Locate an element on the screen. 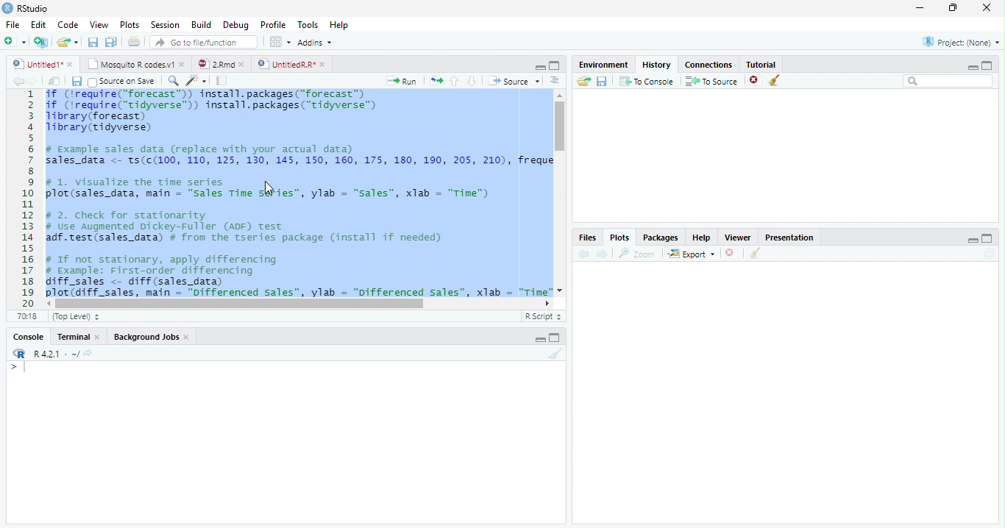 Image resolution: width=1005 pixels, height=528 pixels. Show in new window is located at coordinates (54, 81).